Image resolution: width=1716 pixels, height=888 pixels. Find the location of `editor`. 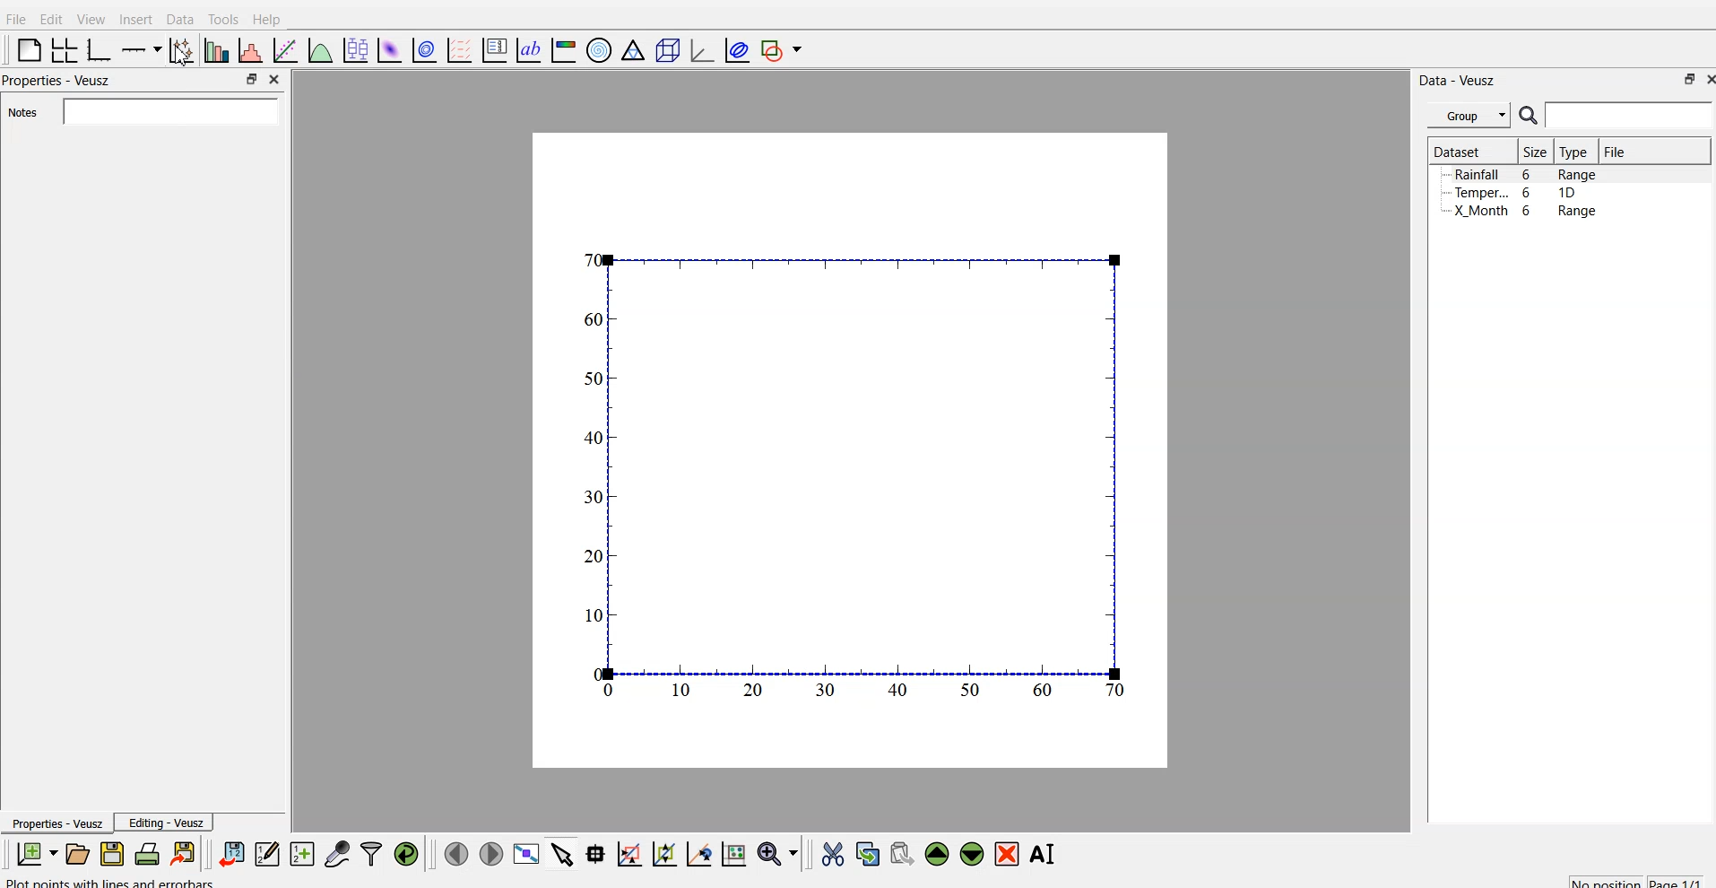

editor is located at coordinates (267, 851).